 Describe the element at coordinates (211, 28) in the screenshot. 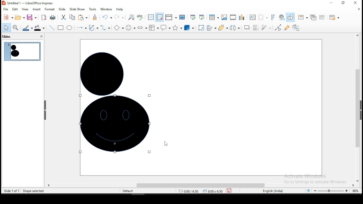

I see `align objects` at that location.